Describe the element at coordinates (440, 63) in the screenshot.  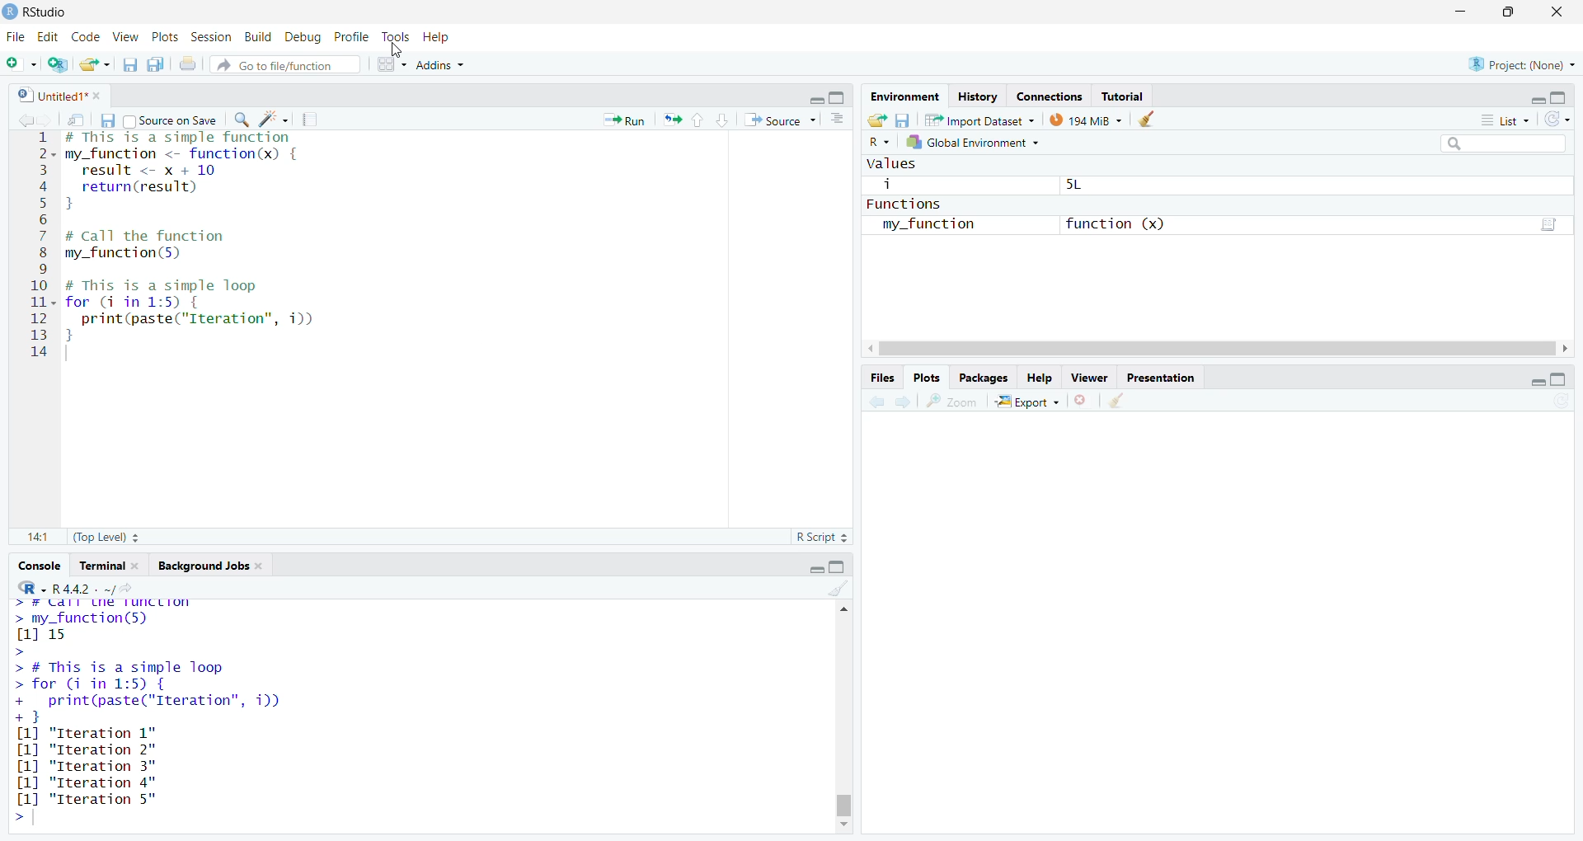
I see `addins` at that location.